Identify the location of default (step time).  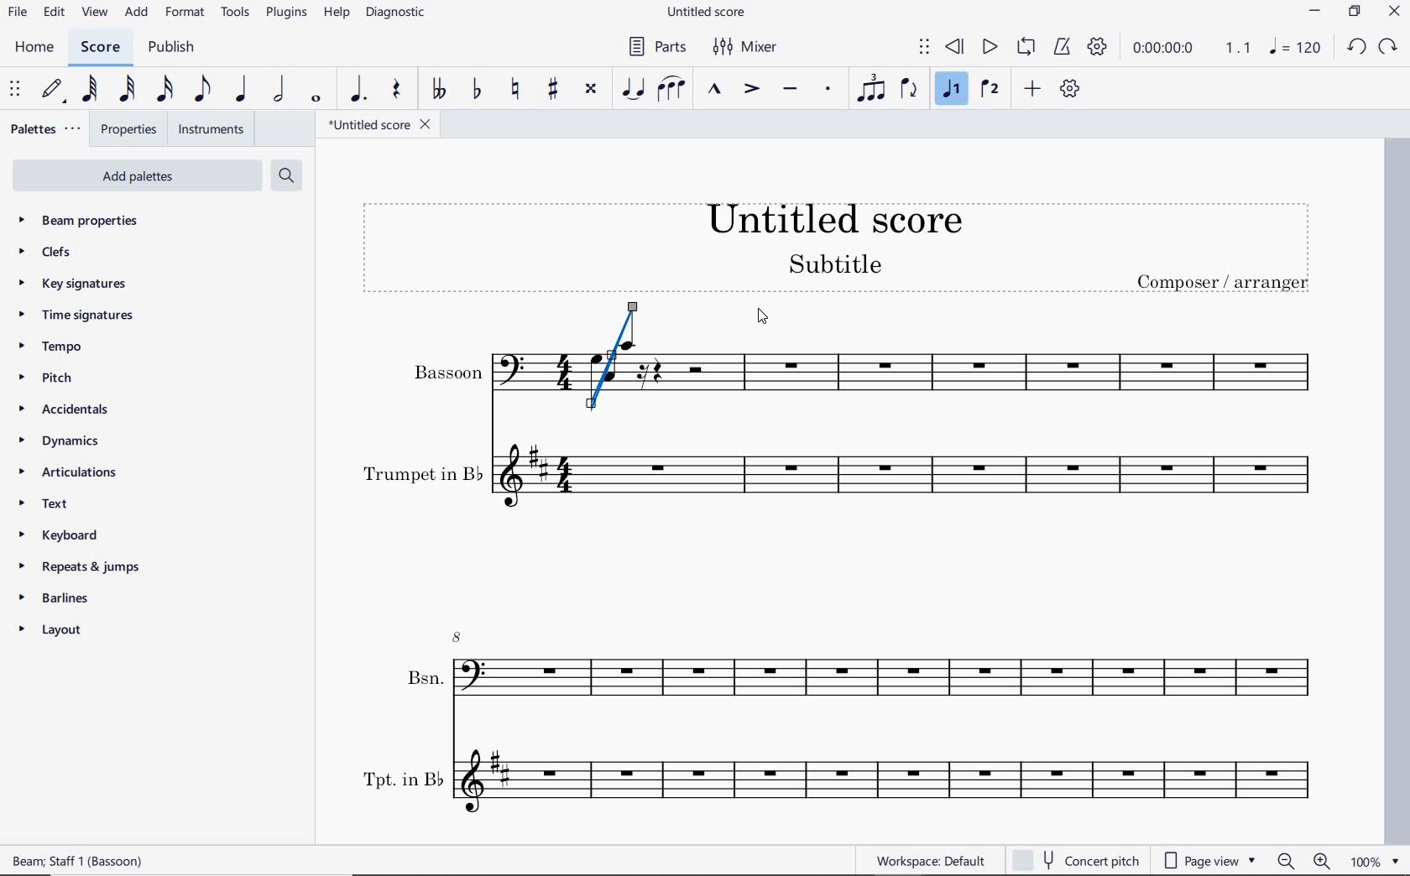
(55, 89).